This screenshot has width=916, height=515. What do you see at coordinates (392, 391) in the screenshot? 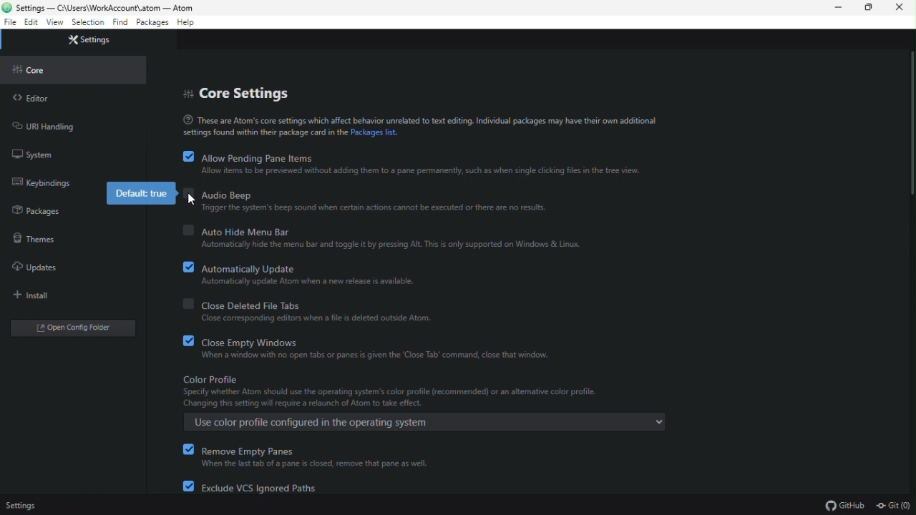
I see `Color profile. Specify whether Atom should use the operating system's color profile (recommended) or an altemative color profile.Changing this setting will require a relaunch of Atom to take effect.` at bounding box center [392, 391].